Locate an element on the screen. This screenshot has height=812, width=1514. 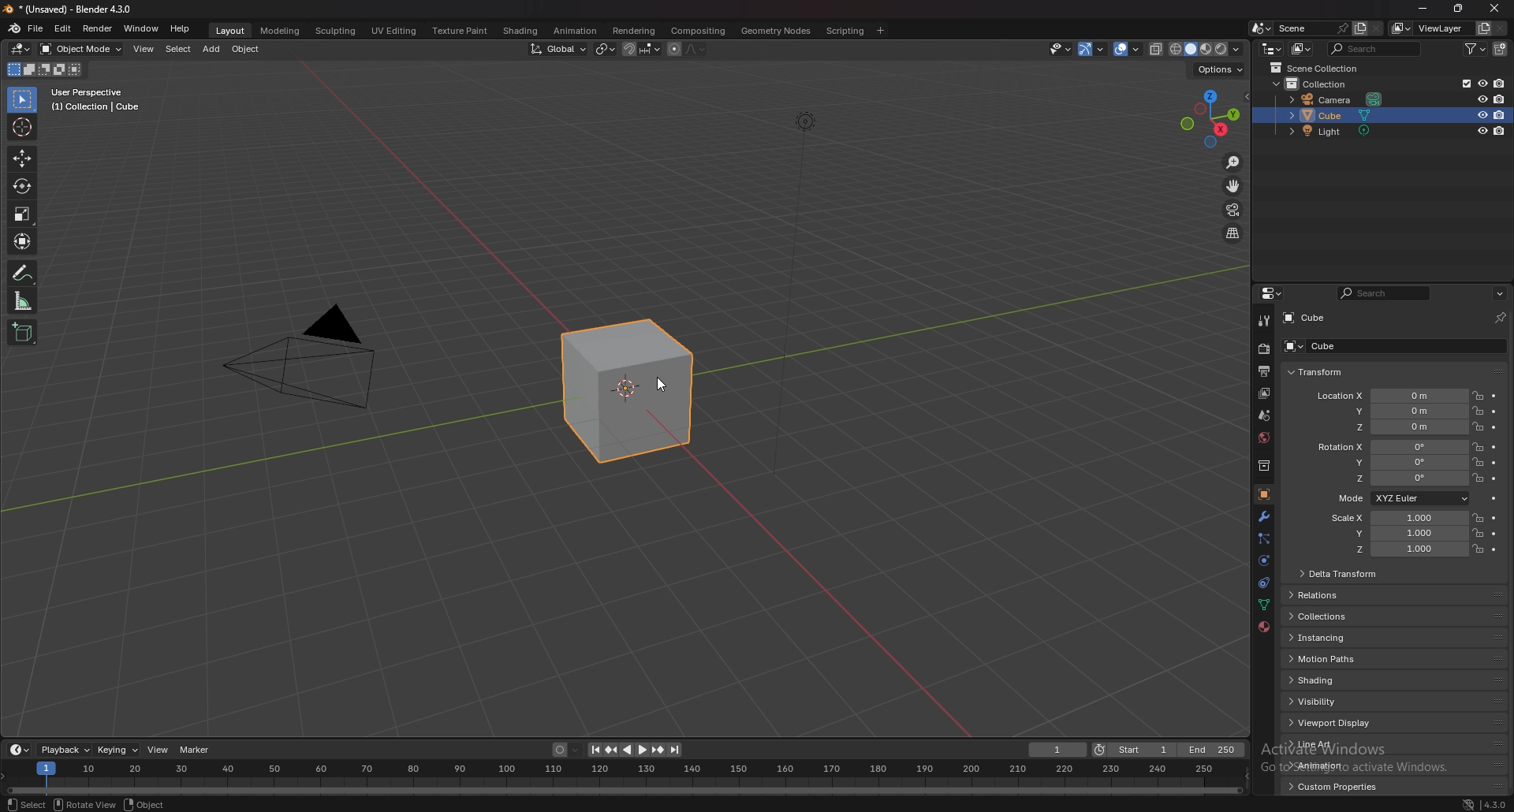
light is located at coordinates (1334, 130).